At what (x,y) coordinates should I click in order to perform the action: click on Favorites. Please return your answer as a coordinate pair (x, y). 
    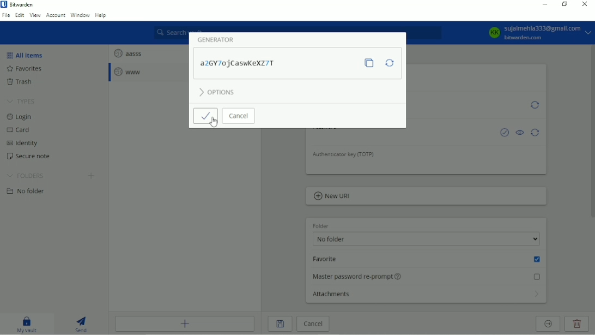
    Looking at the image, I should click on (27, 69).